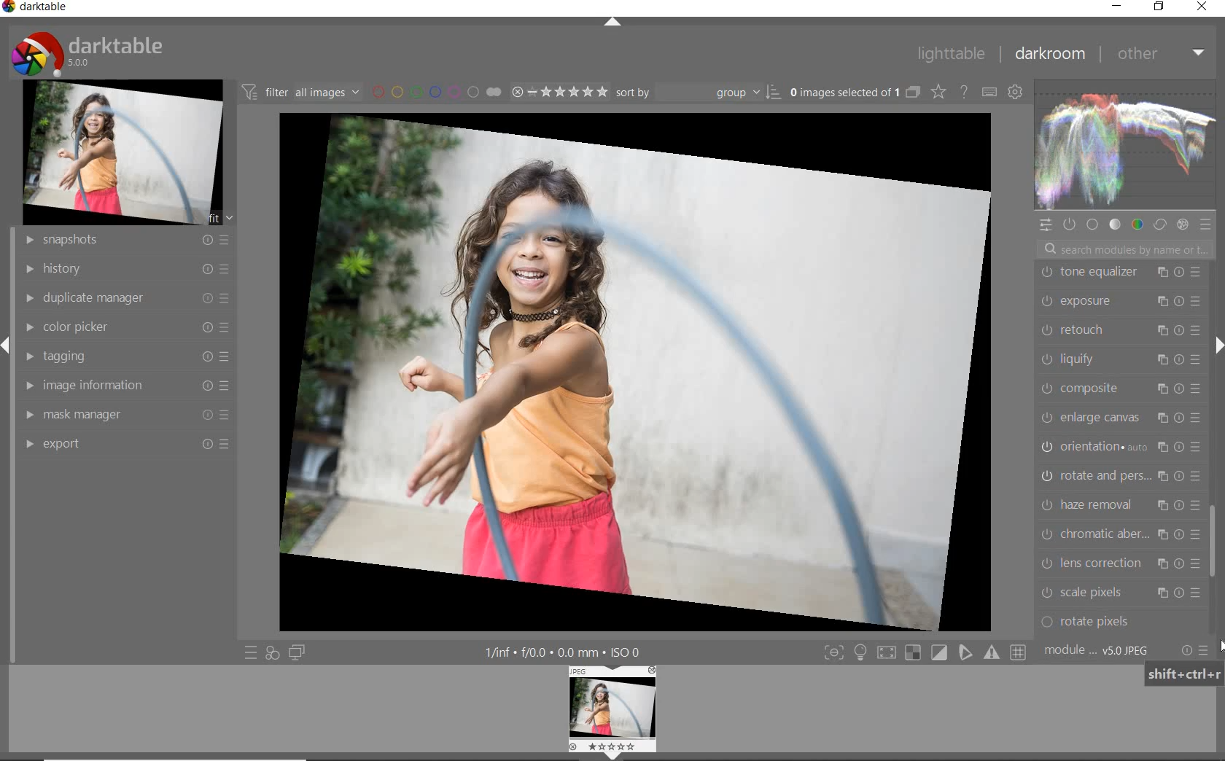 This screenshot has width=1225, height=761. What do you see at coordinates (615, 713) in the screenshot?
I see `image preview` at bounding box center [615, 713].